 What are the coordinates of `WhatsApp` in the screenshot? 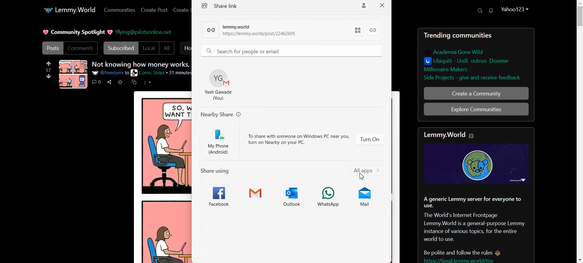 It's located at (329, 195).